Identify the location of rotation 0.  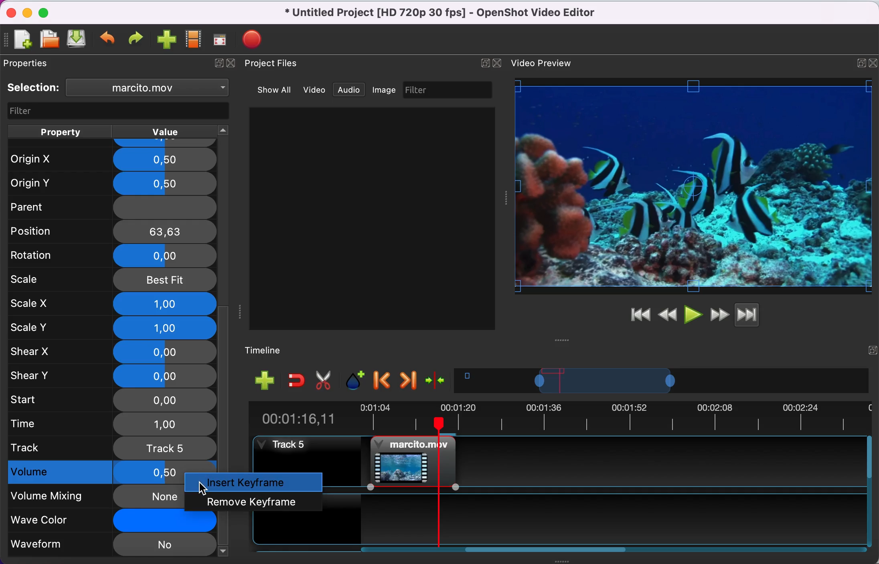
(109, 255).